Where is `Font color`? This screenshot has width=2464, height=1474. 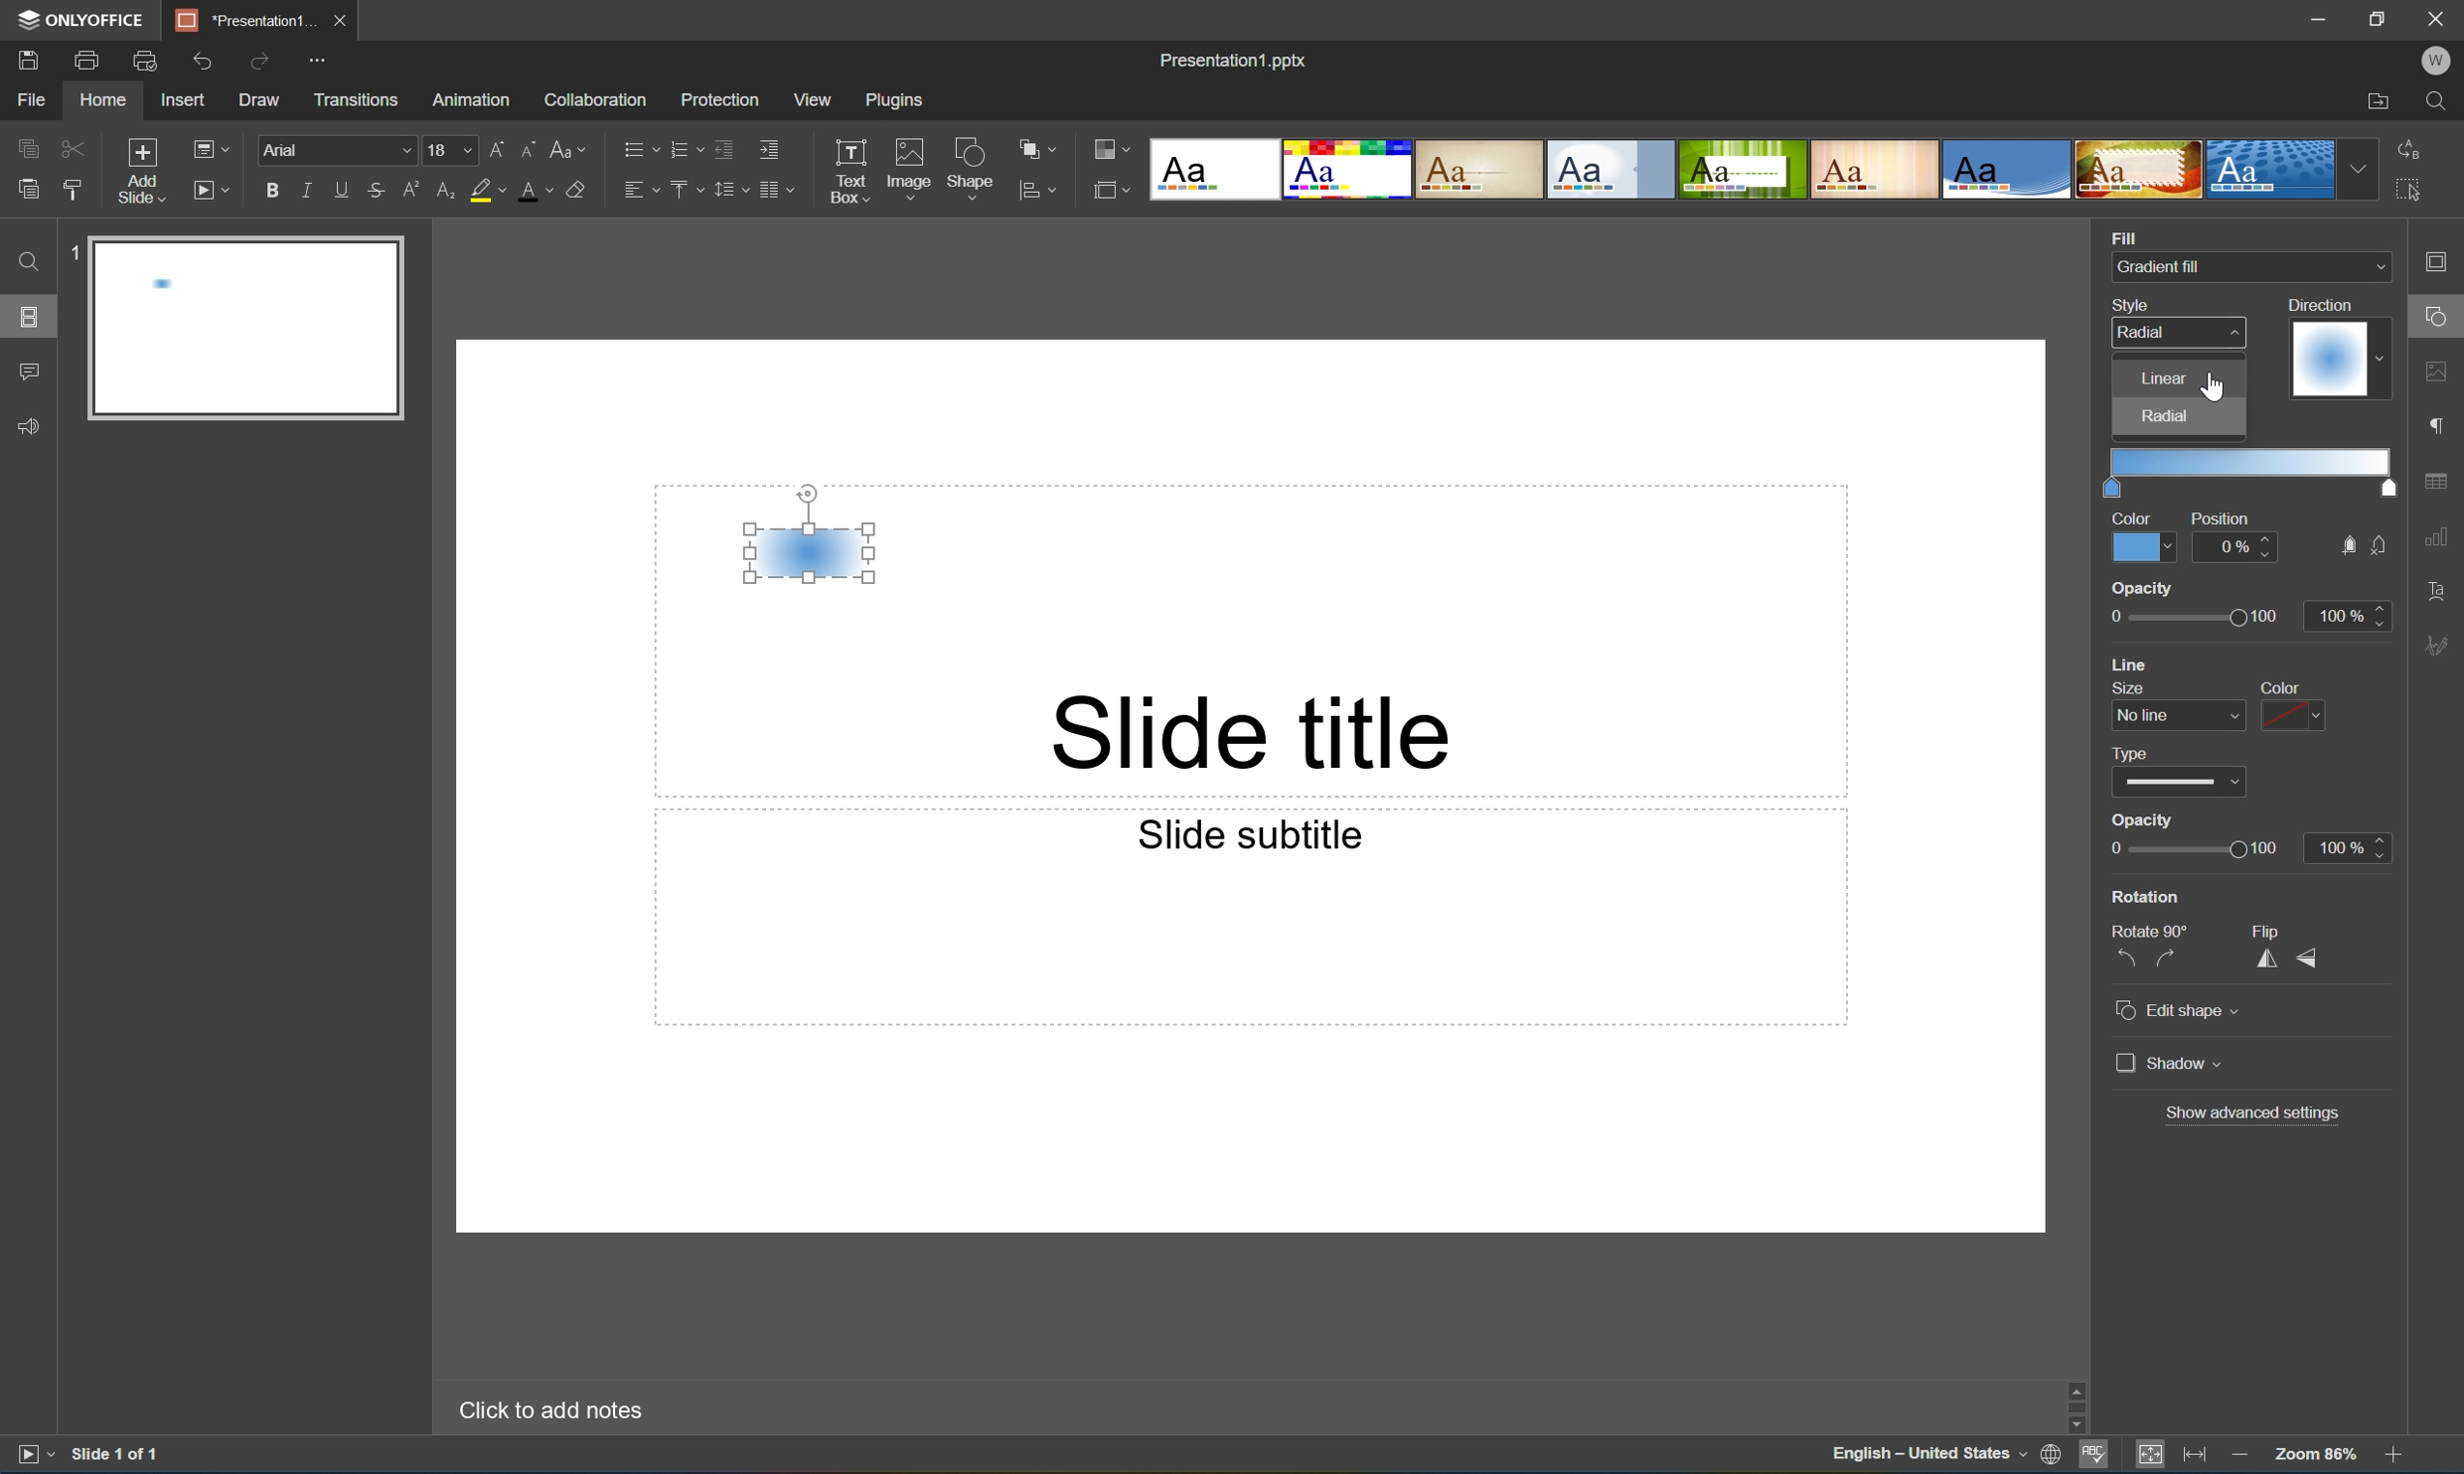
Font color is located at coordinates (533, 190).